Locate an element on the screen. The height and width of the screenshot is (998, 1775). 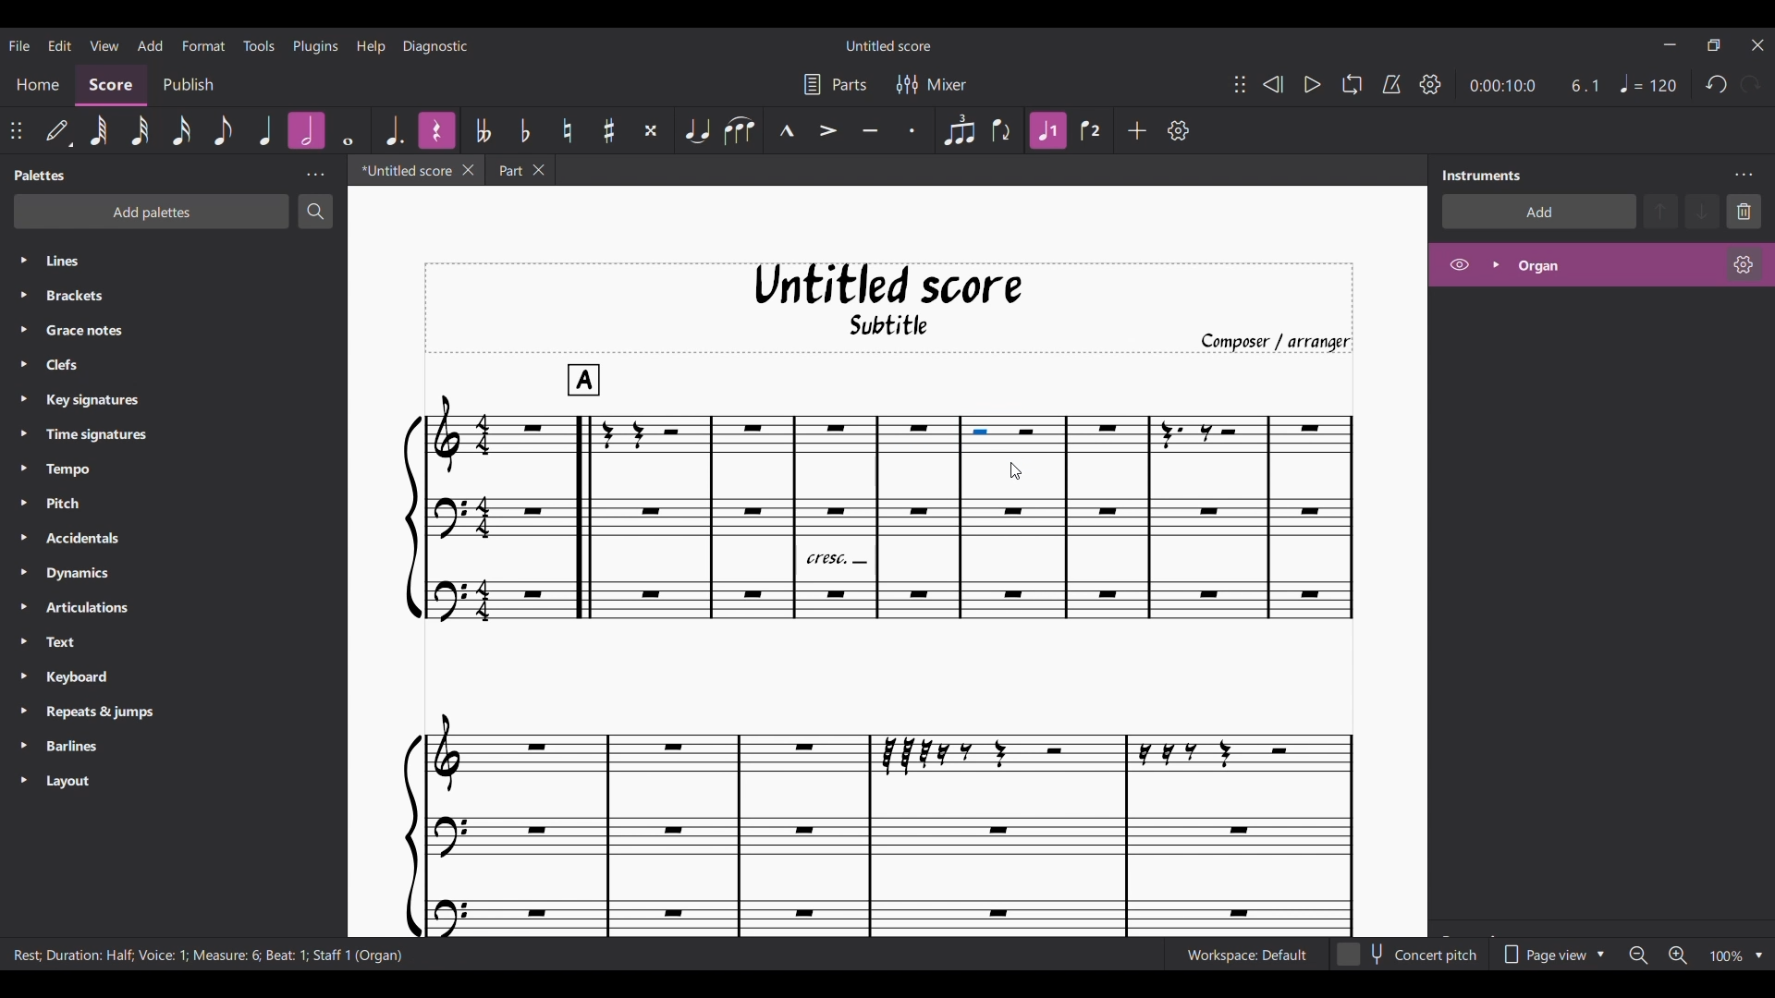
Current workspace setting is located at coordinates (1246, 955).